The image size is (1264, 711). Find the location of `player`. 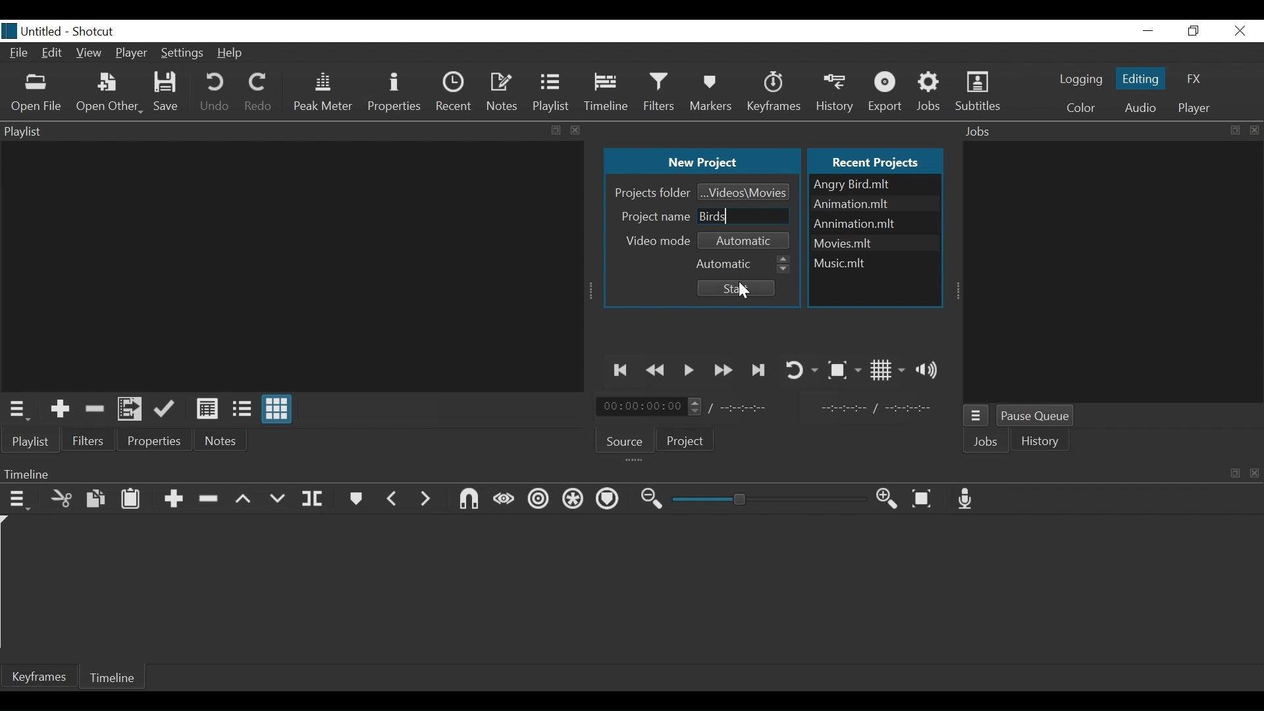

player is located at coordinates (1192, 108).